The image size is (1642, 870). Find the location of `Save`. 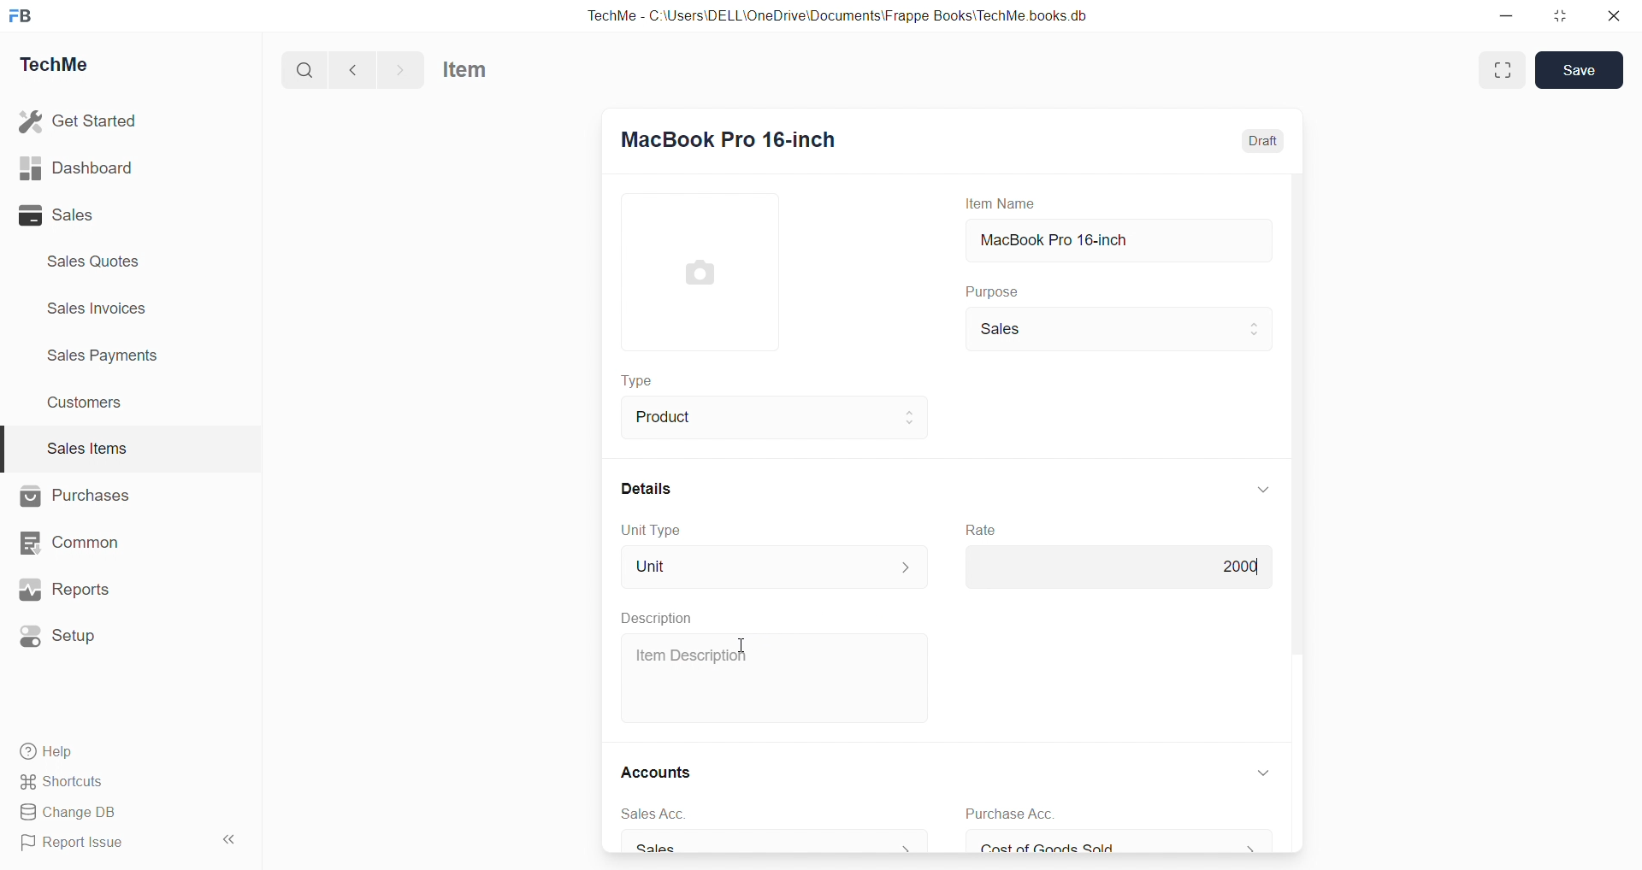

Save is located at coordinates (1583, 70).